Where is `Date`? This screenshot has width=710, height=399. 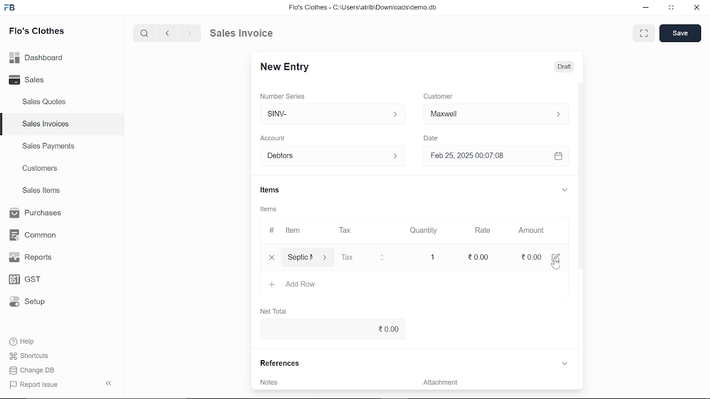 Date is located at coordinates (433, 138).